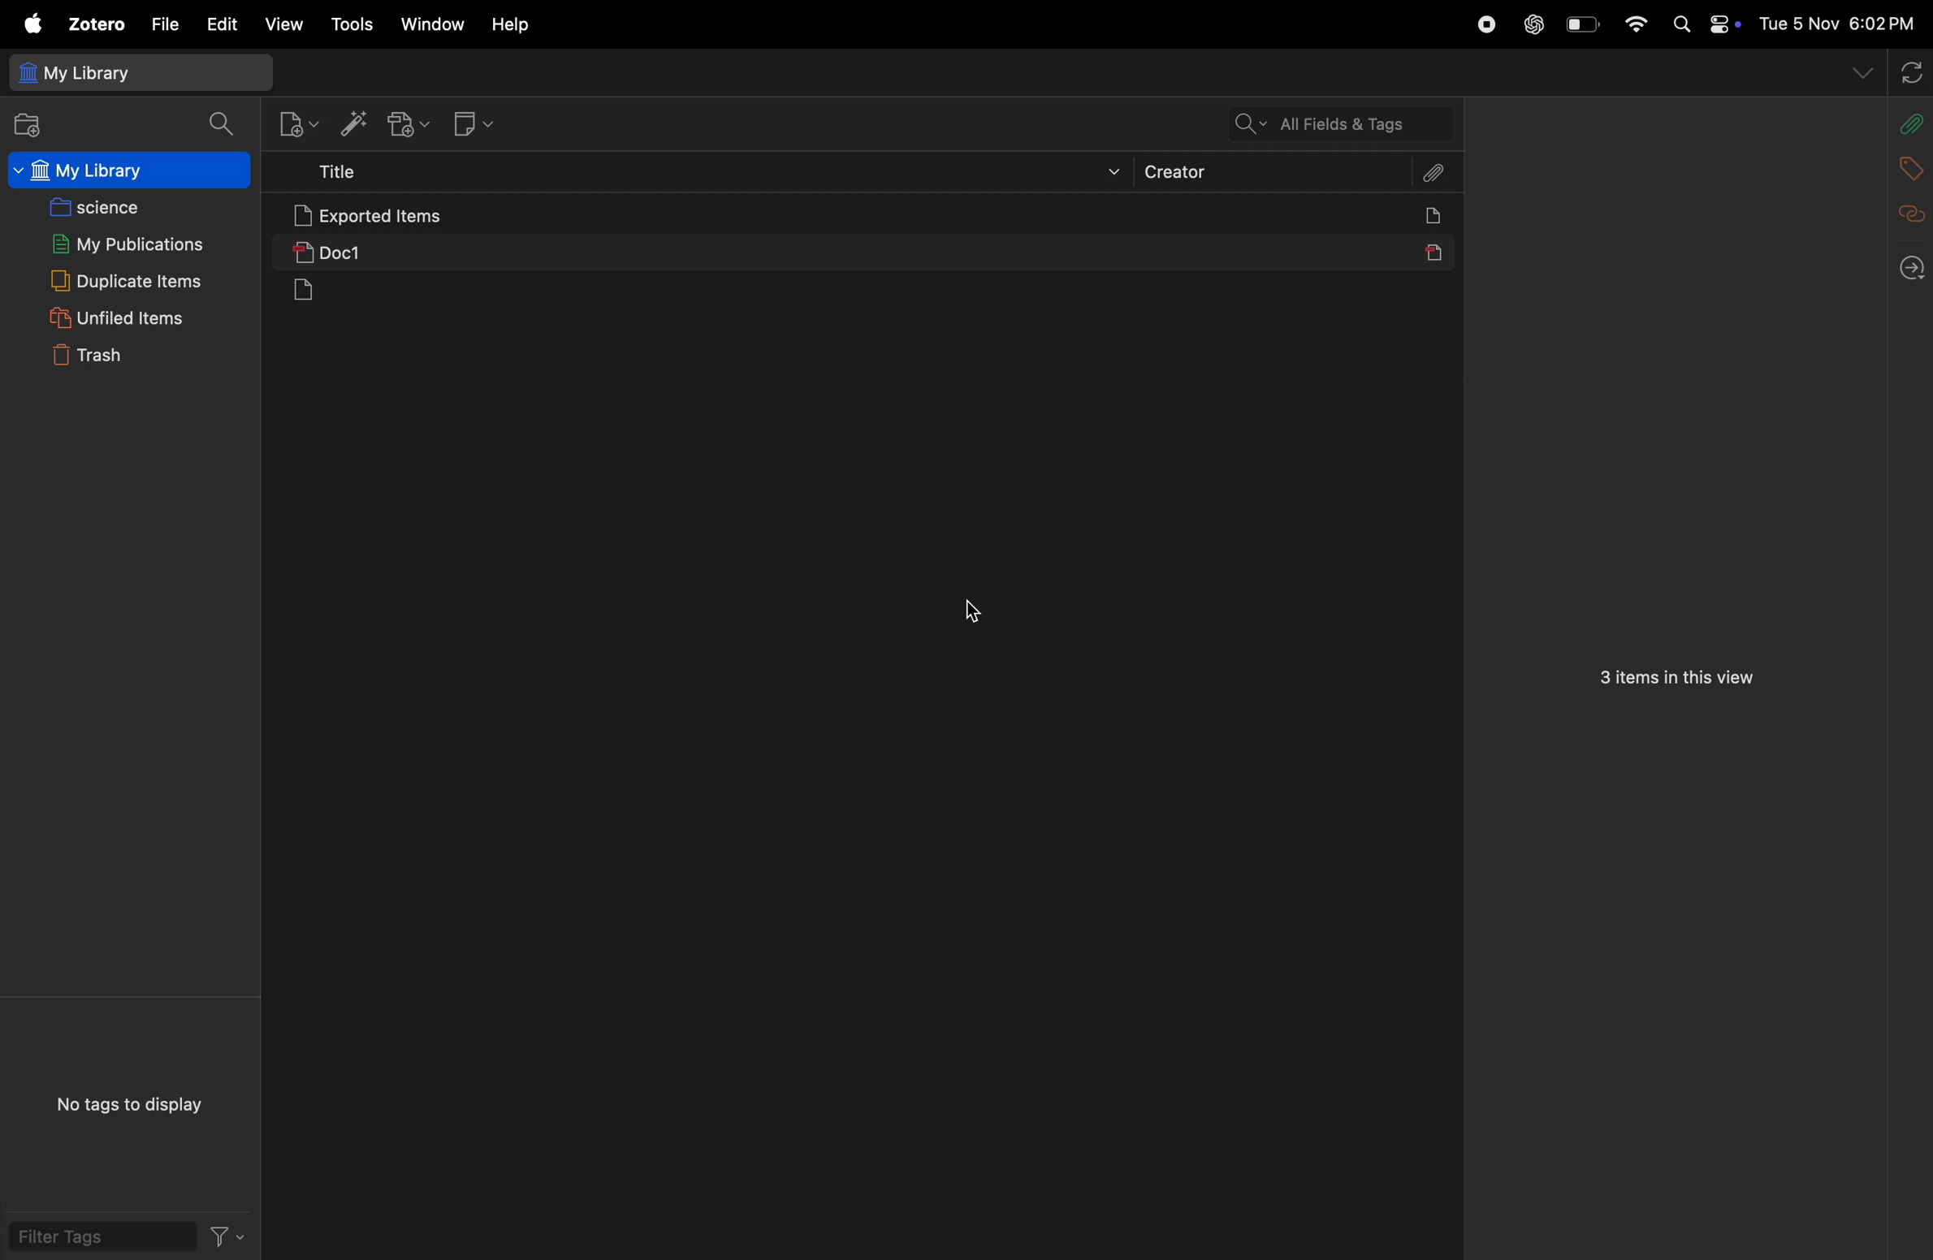 The height and width of the screenshot is (1260, 1933). Describe the element at coordinates (1902, 168) in the screenshot. I see `add tags` at that location.